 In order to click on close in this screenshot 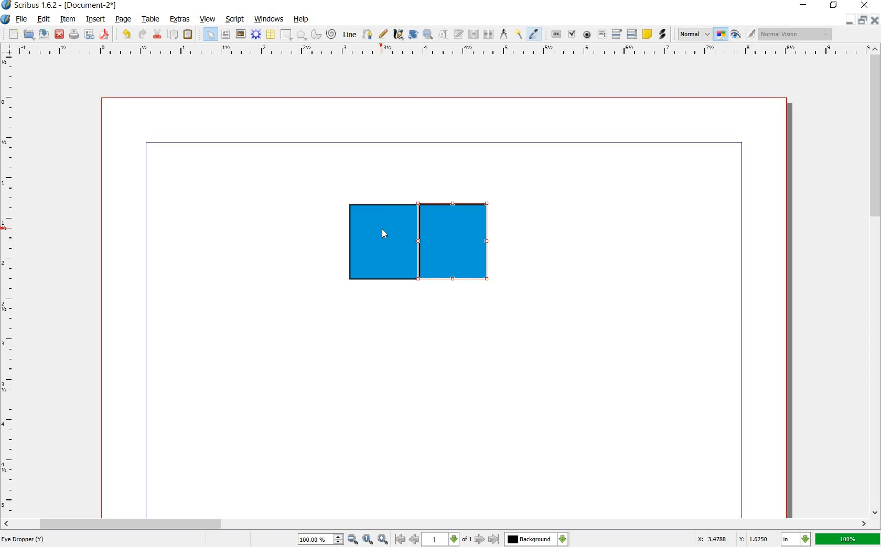, I will do `click(876, 20)`.